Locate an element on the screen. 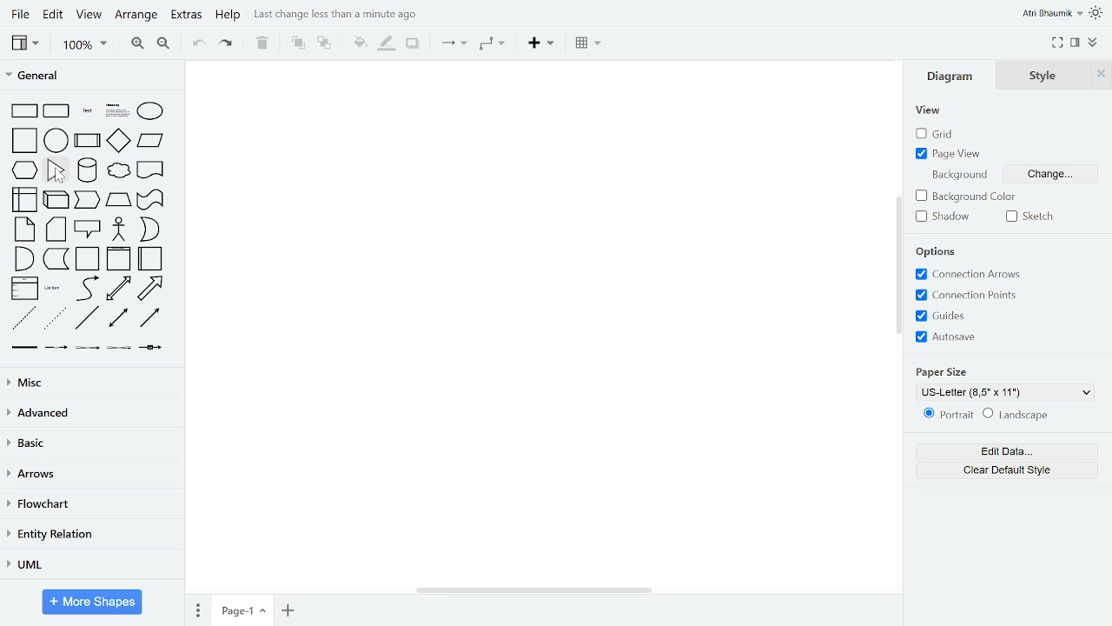 The image size is (1112, 626). to back is located at coordinates (323, 43).